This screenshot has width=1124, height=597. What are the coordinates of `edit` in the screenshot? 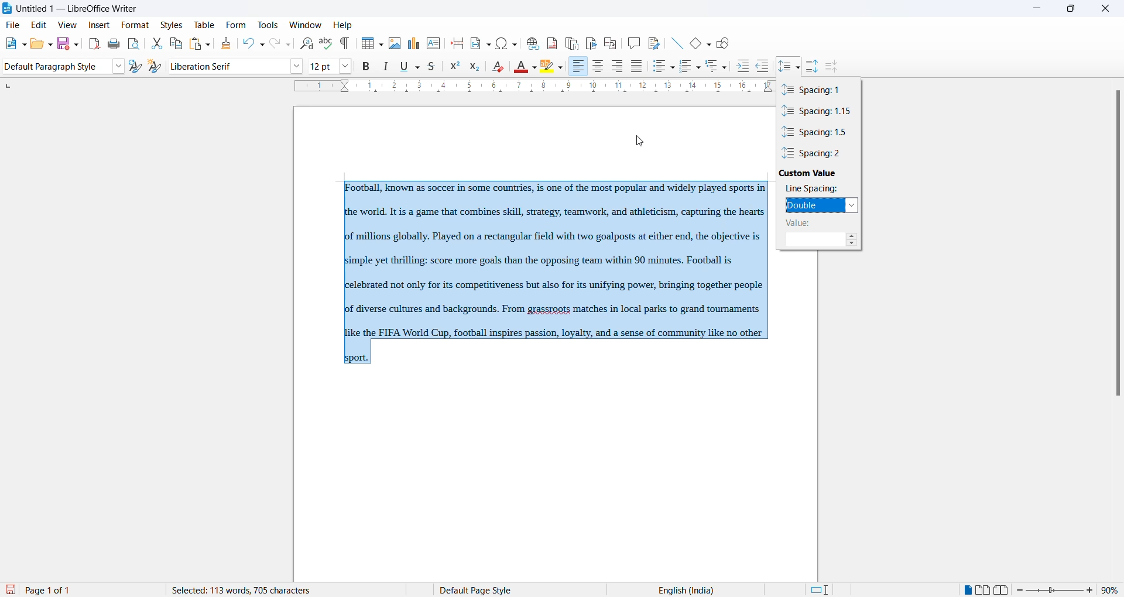 It's located at (40, 25).